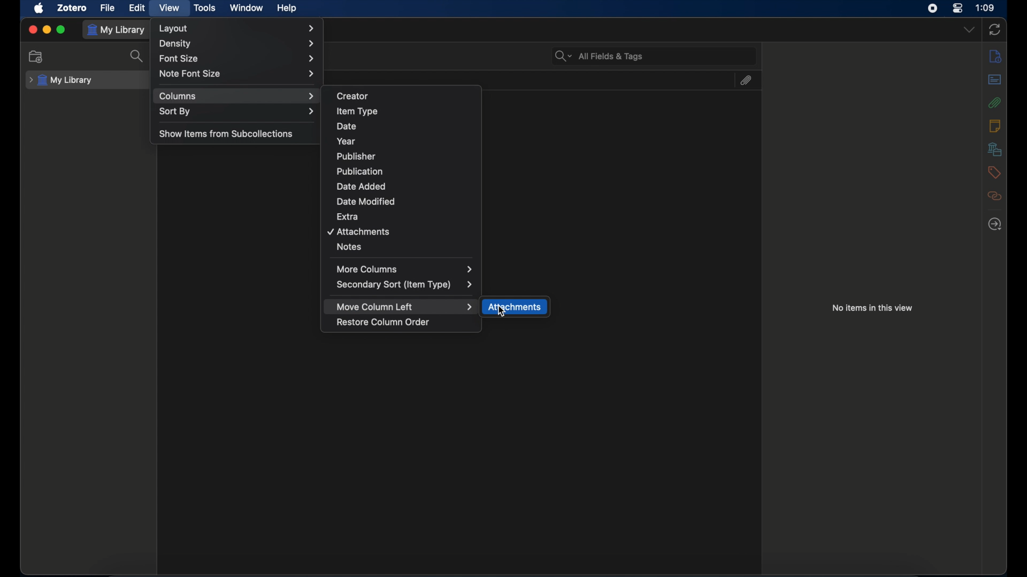 This screenshot has height=577, width=1027. I want to click on zotero, so click(72, 9).